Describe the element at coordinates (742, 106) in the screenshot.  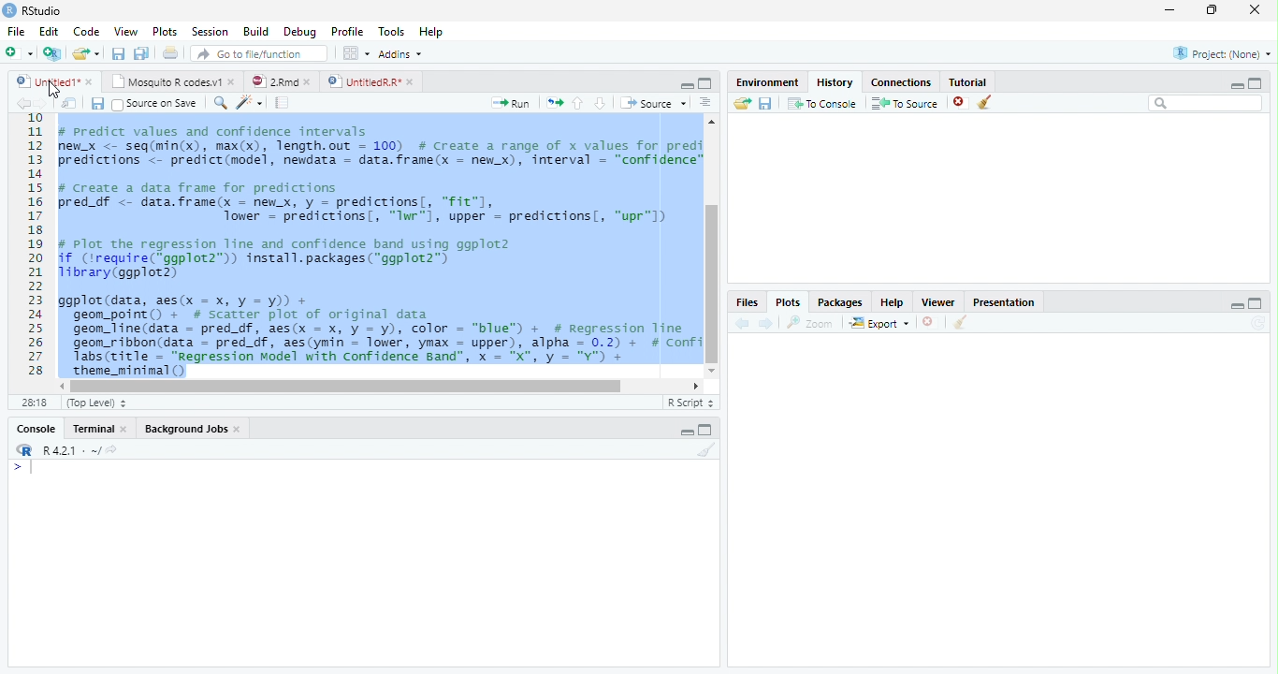
I see `Load workspace` at that location.